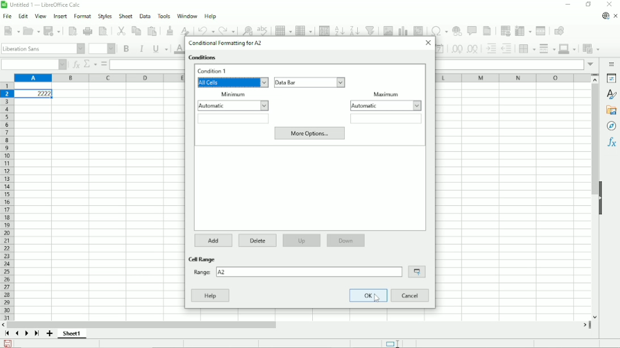 This screenshot has height=348, width=620. Describe the element at coordinates (438, 29) in the screenshot. I see `Insert special characters` at that location.